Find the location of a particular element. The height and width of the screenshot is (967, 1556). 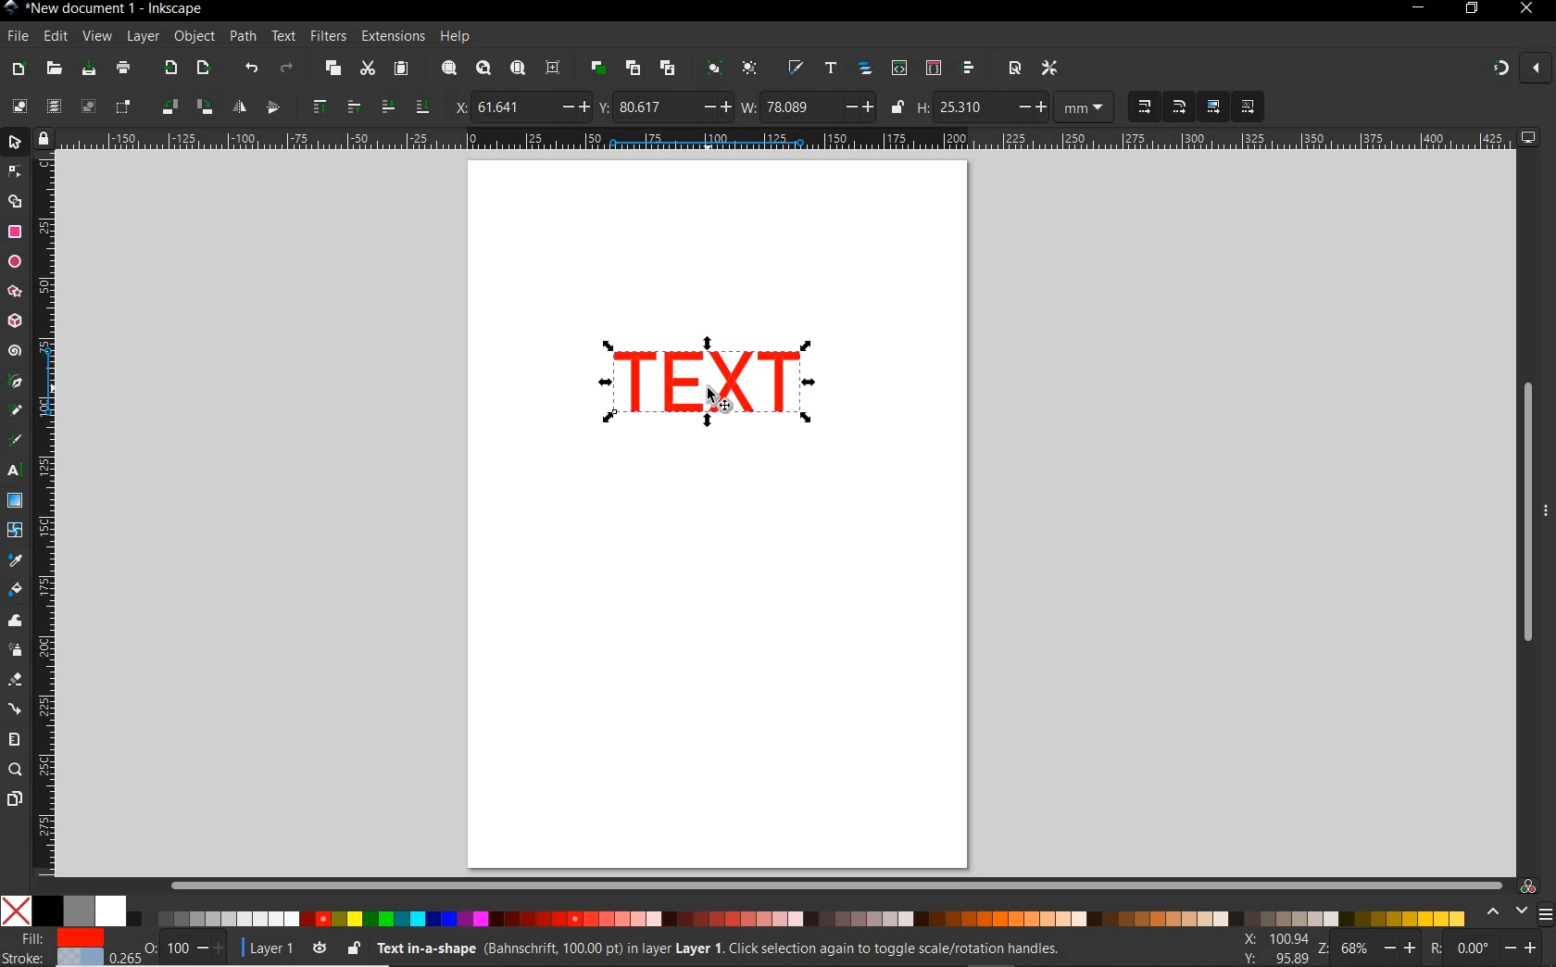

eraser tool is located at coordinates (14, 681).